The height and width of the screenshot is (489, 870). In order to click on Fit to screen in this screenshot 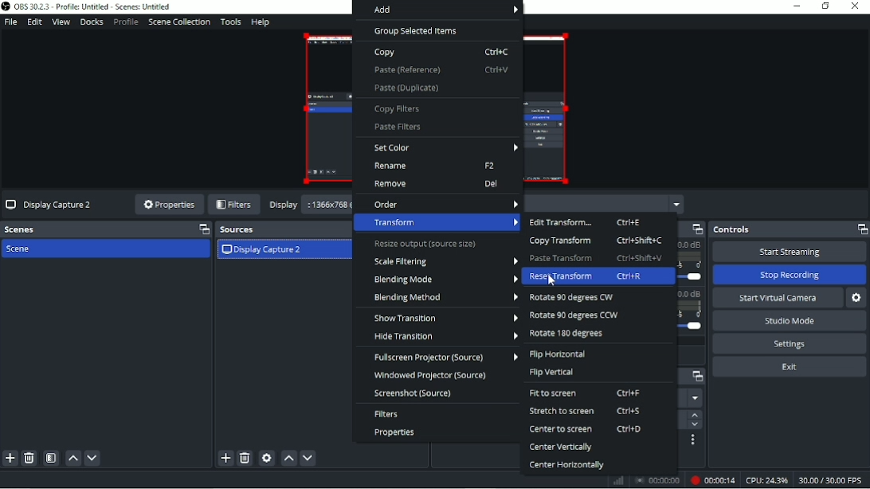, I will do `click(587, 393)`.